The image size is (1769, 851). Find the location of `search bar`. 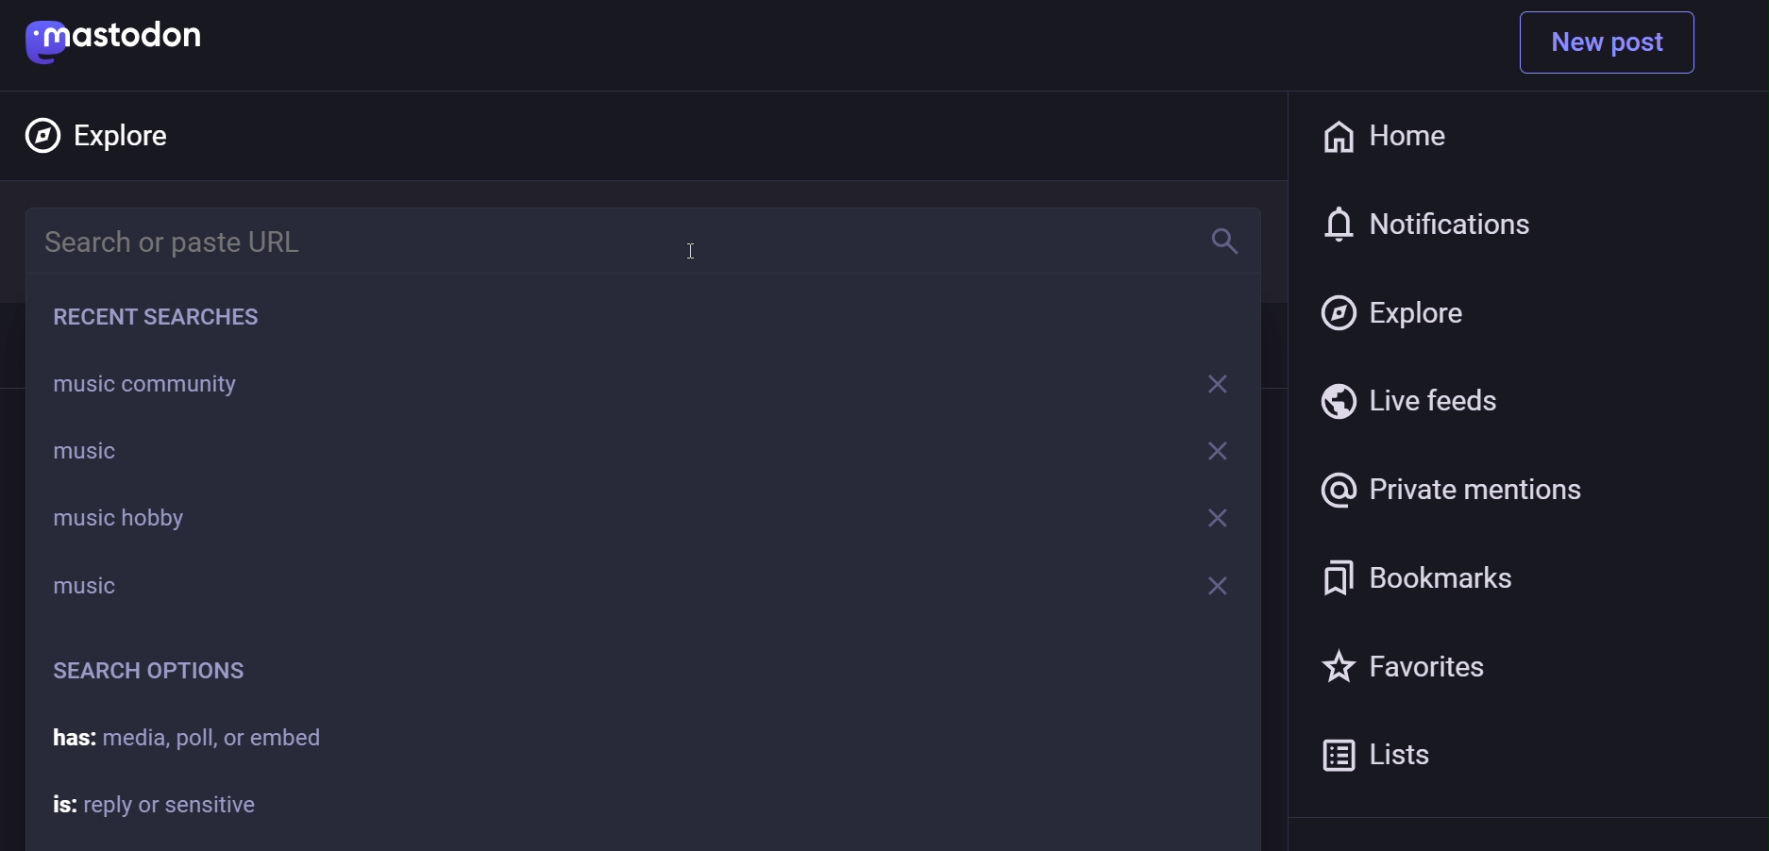

search bar is located at coordinates (598, 239).